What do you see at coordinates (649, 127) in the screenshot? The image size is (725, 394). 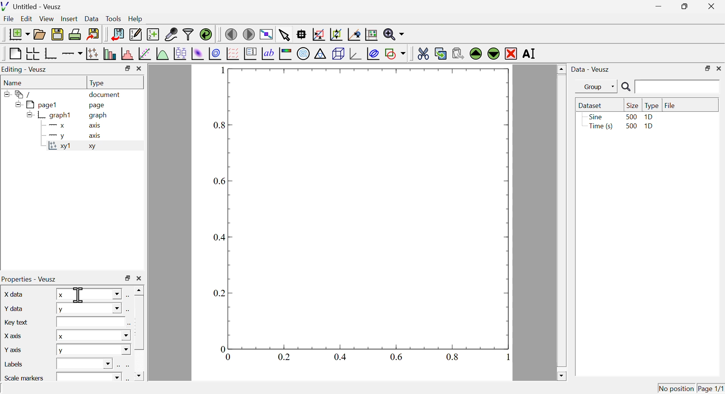 I see `1D` at bounding box center [649, 127].